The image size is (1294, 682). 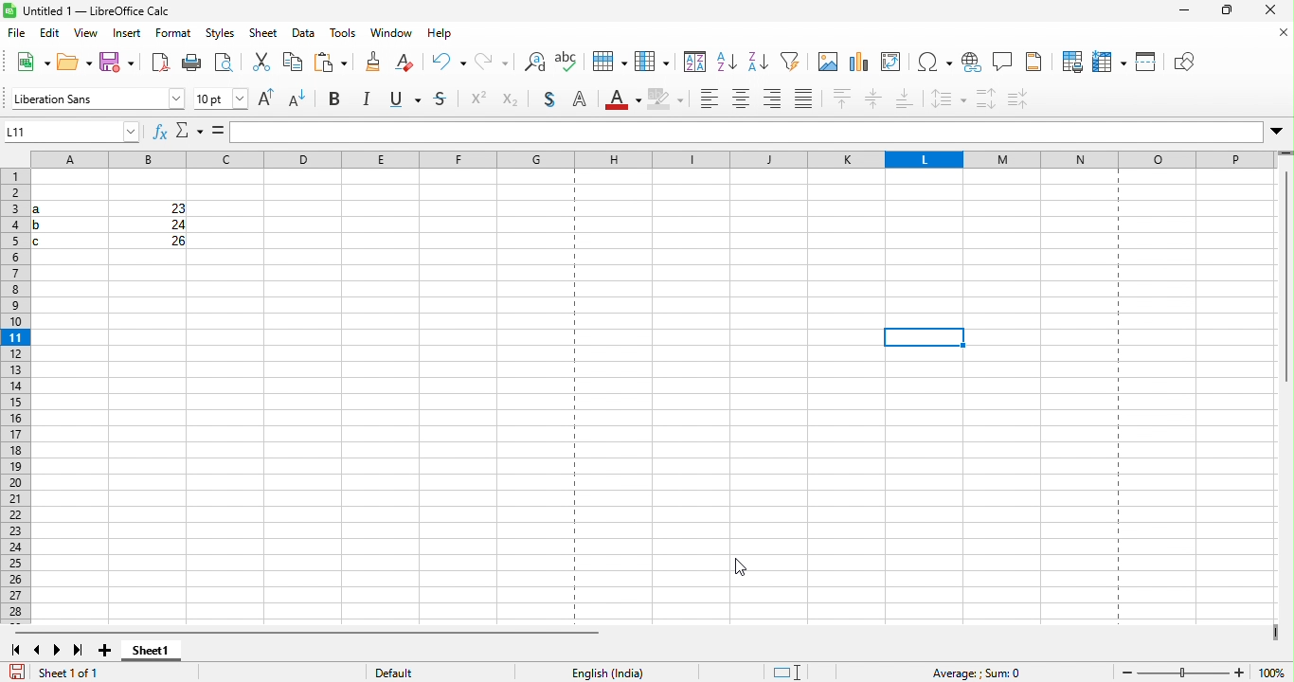 I want to click on close, so click(x=1272, y=11).